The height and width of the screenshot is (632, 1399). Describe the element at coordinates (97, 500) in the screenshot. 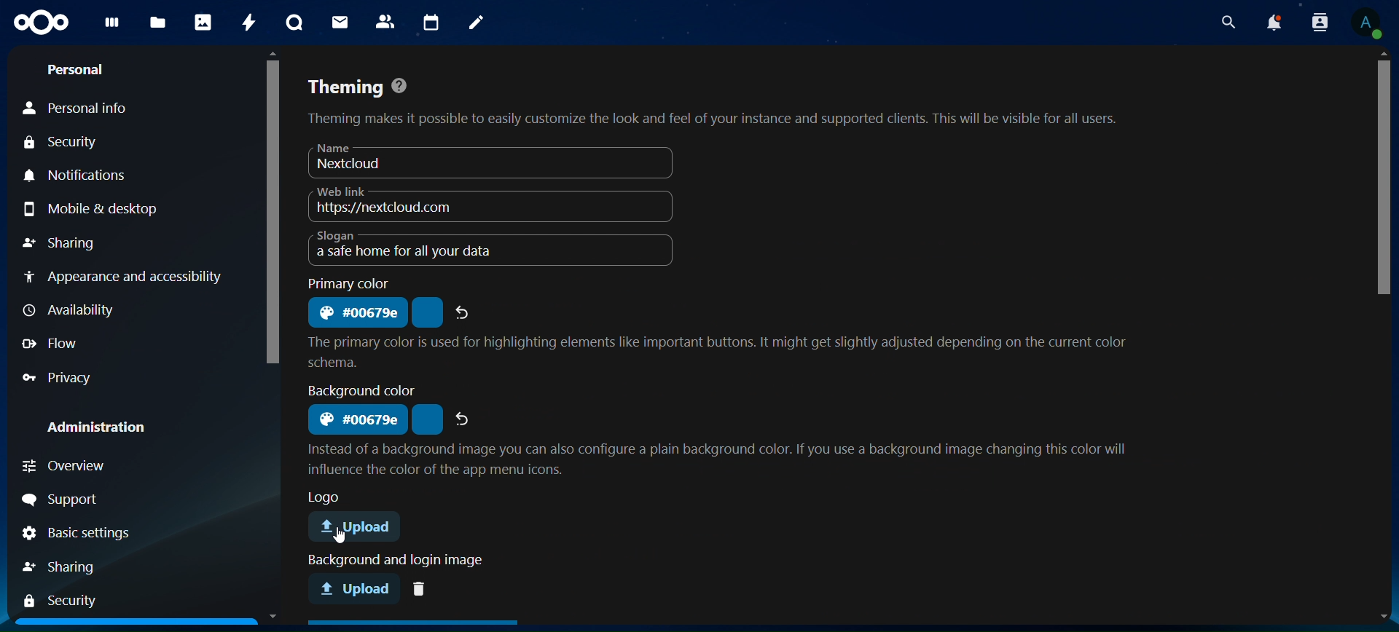

I see `support` at that location.